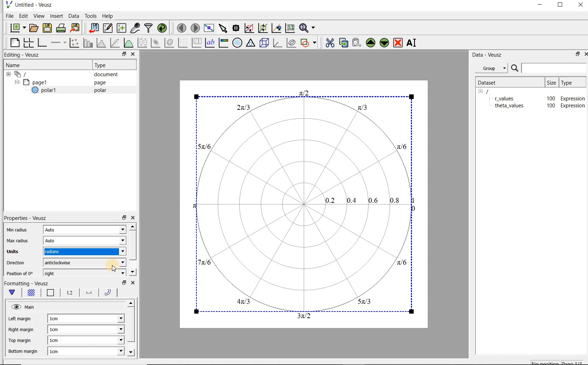  Describe the element at coordinates (110, 264) in the screenshot. I see `Cursor` at that location.